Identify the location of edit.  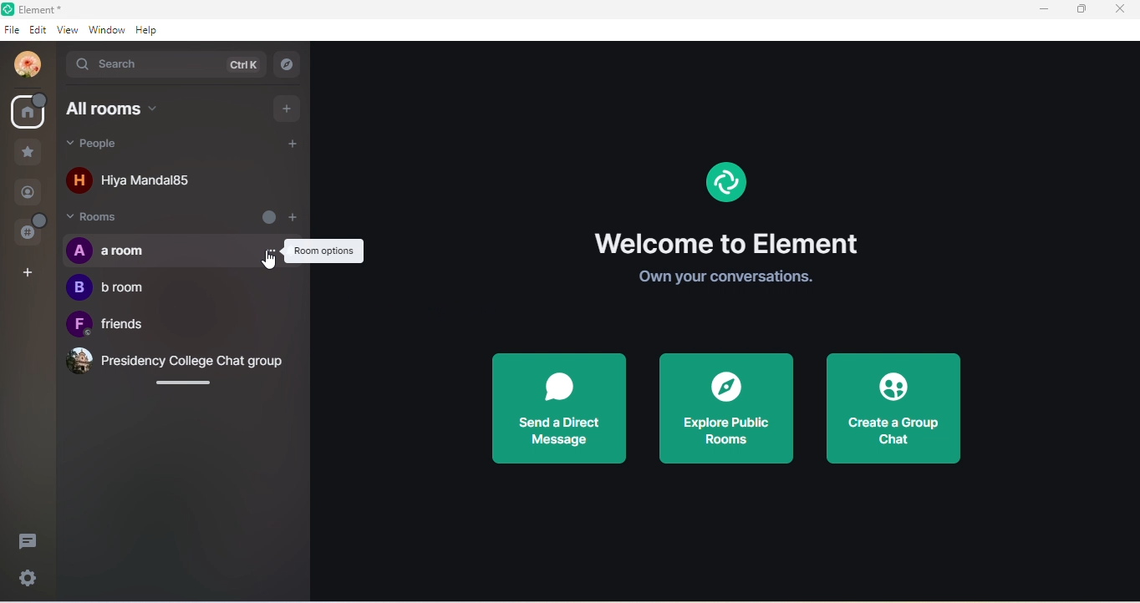
(38, 32).